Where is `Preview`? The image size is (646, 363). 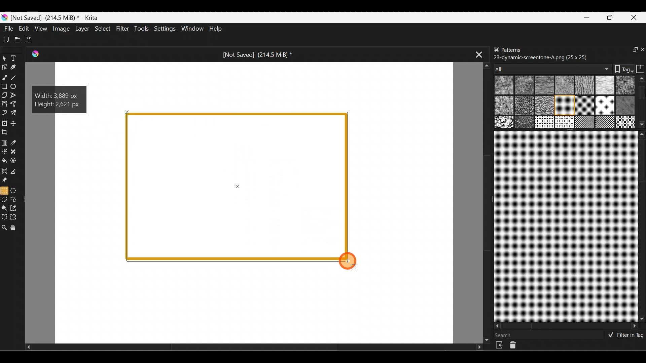 Preview is located at coordinates (565, 226).